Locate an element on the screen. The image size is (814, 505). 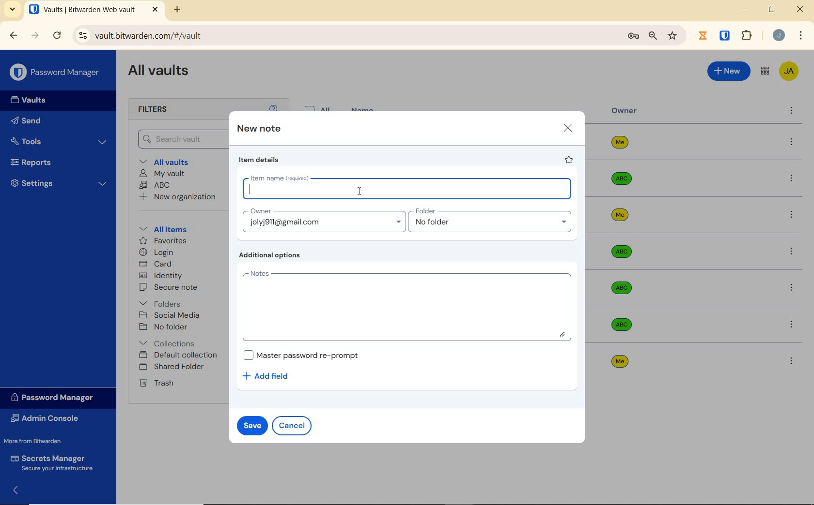
more options is located at coordinates (792, 216).